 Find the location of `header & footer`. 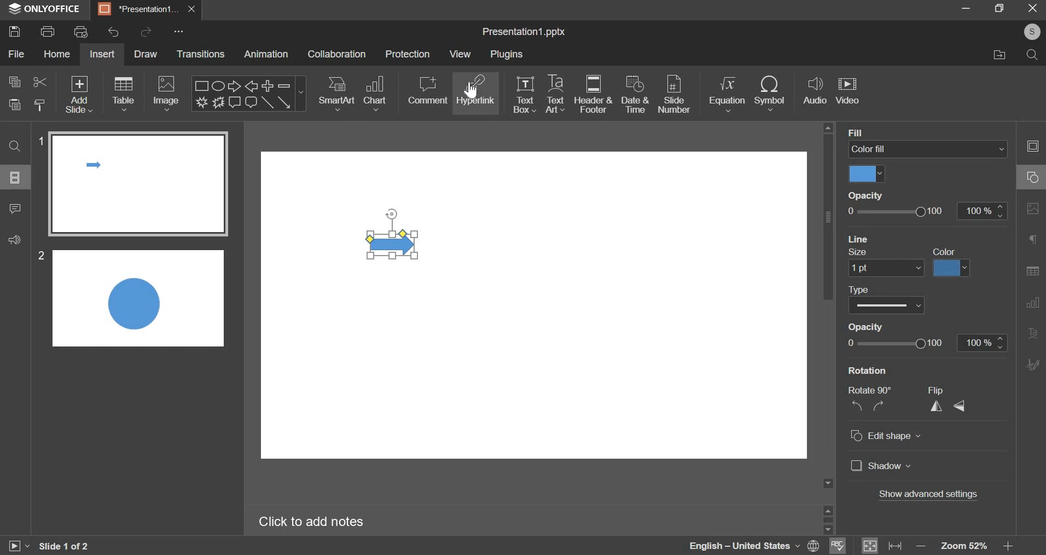

header & footer is located at coordinates (593, 93).